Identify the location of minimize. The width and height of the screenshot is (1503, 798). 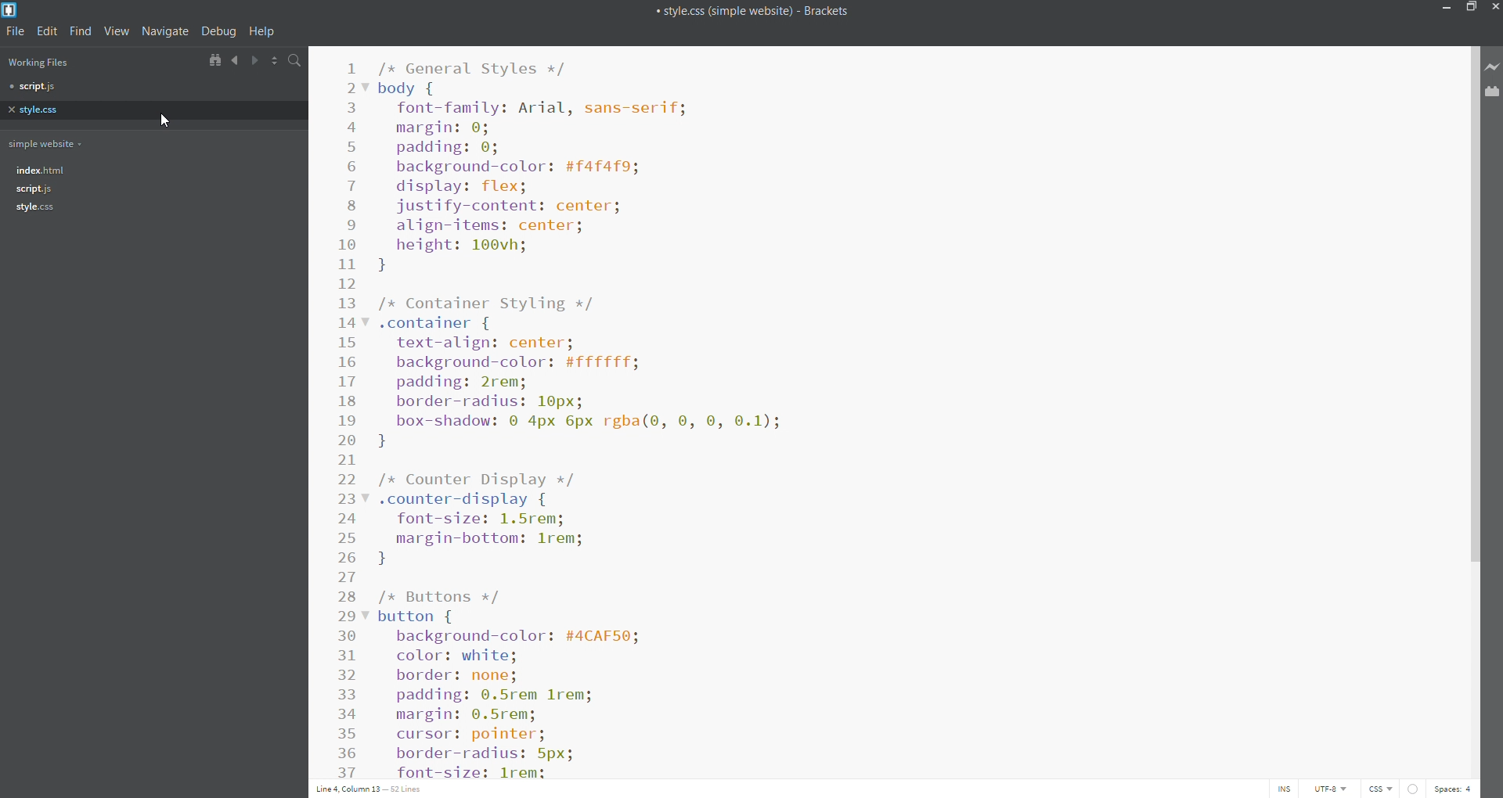
(1442, 9).